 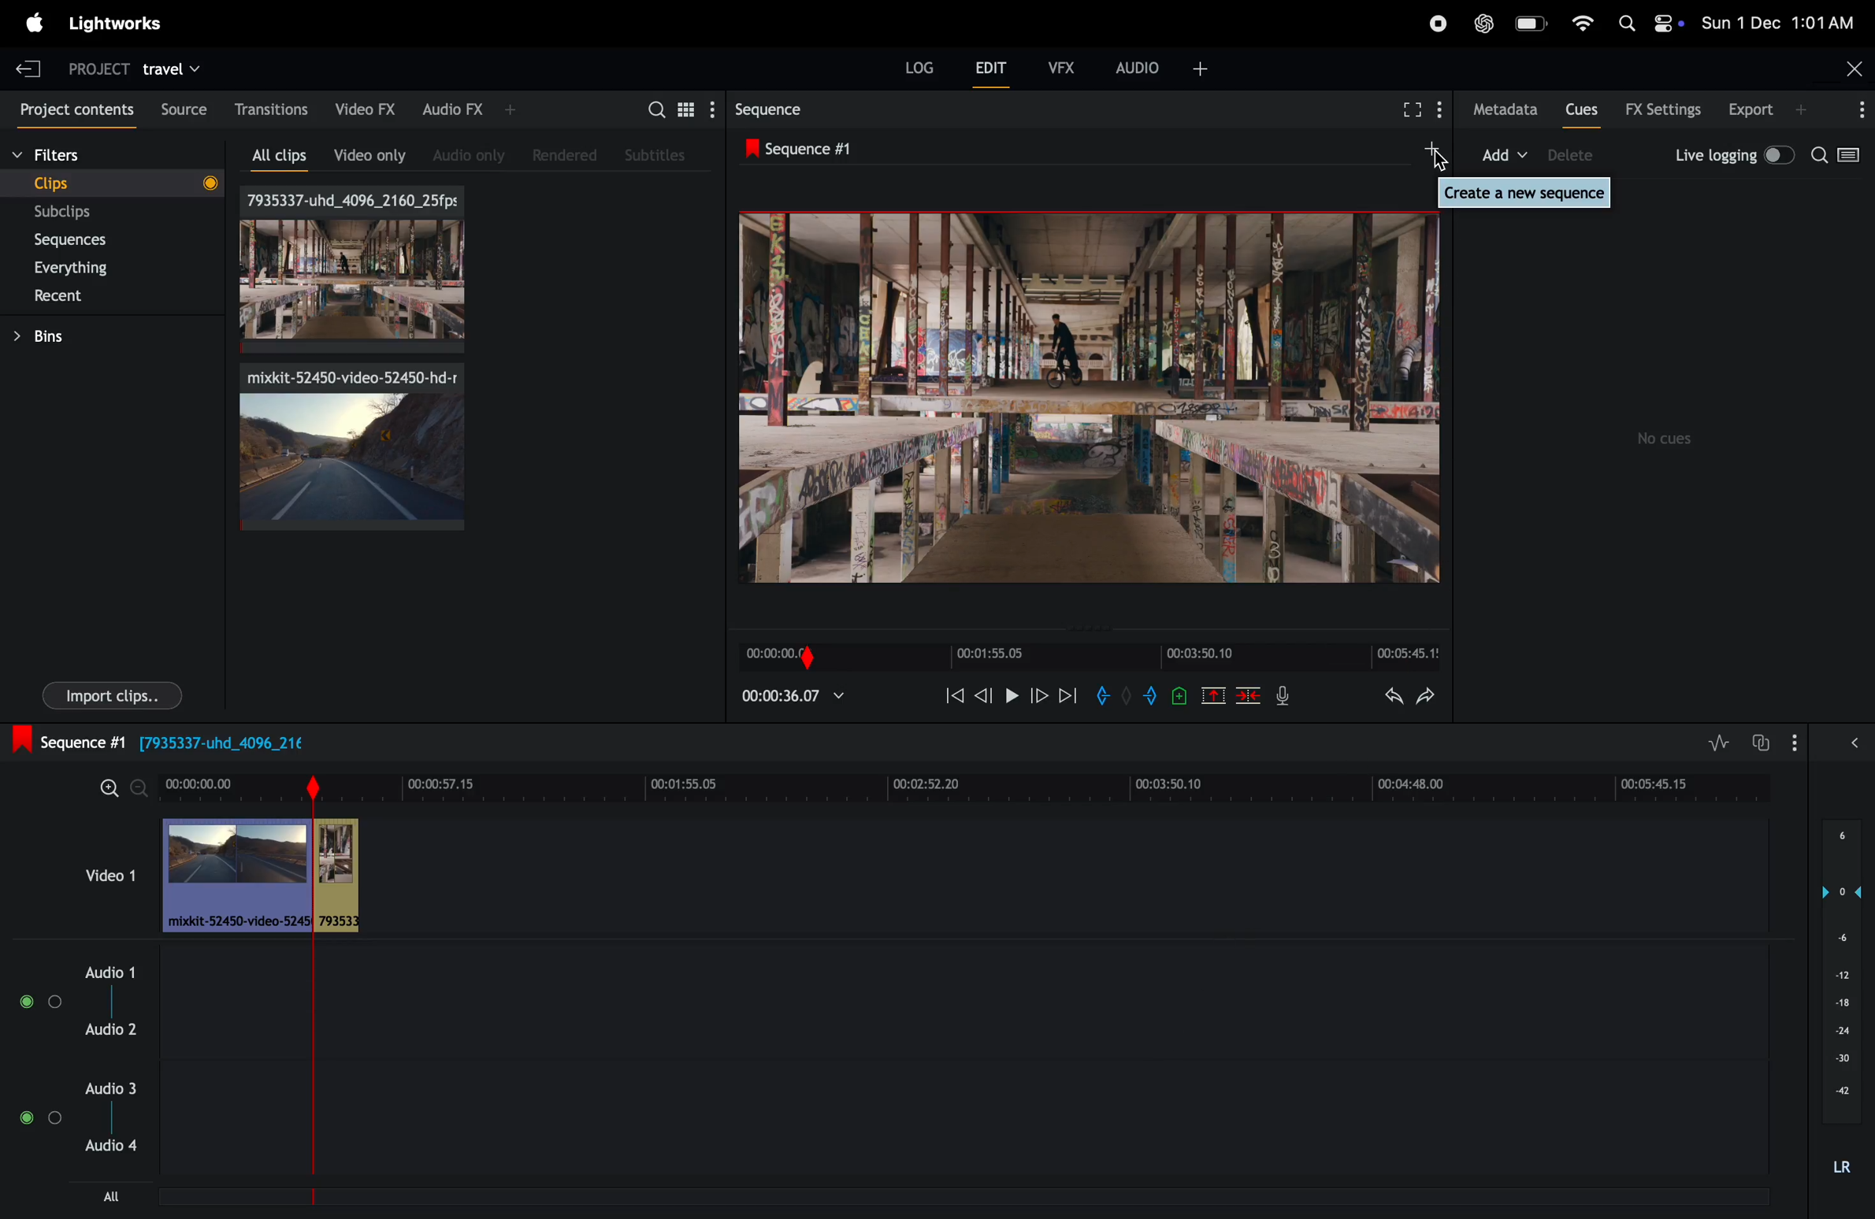 I want to click on Audio 3, so click(x=117, y=1087).